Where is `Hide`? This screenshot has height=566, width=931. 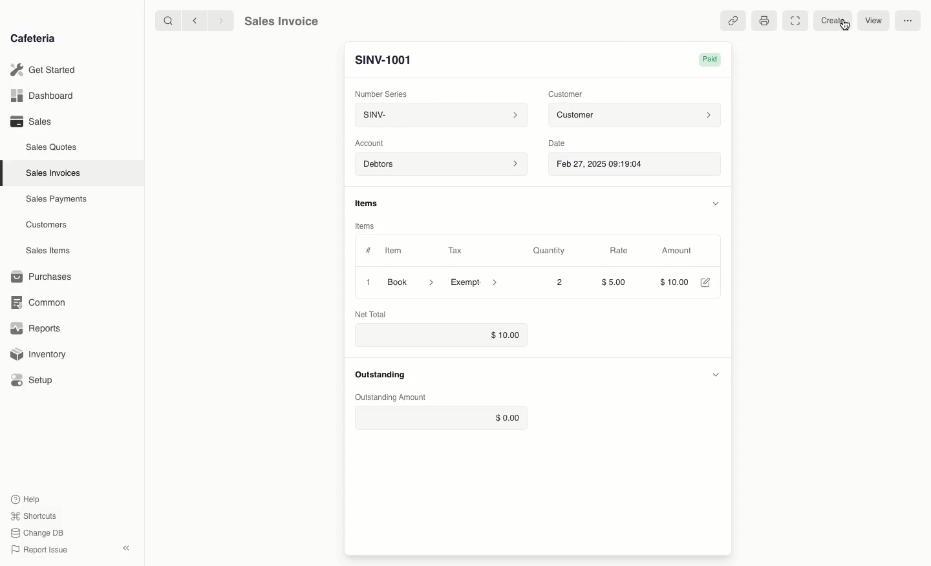
Hide is located at coordinates (715, 202).